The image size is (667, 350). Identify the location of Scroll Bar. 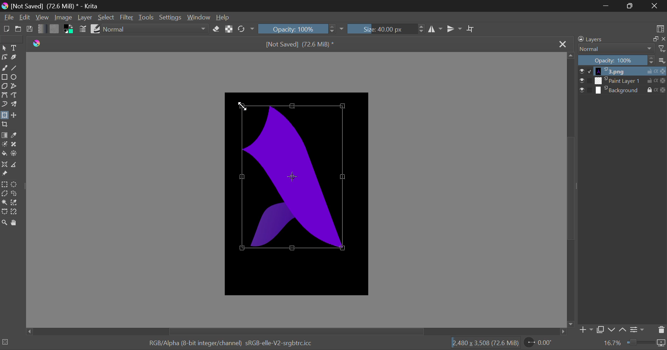
(570, 190).